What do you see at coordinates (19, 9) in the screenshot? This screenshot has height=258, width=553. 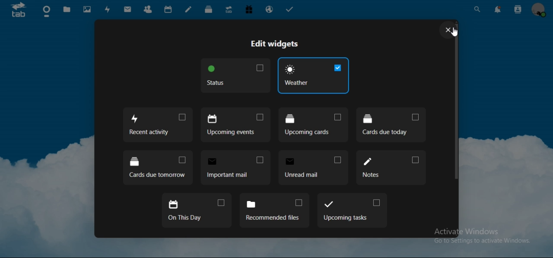 I see `icon` at bounding box center [19, 9].